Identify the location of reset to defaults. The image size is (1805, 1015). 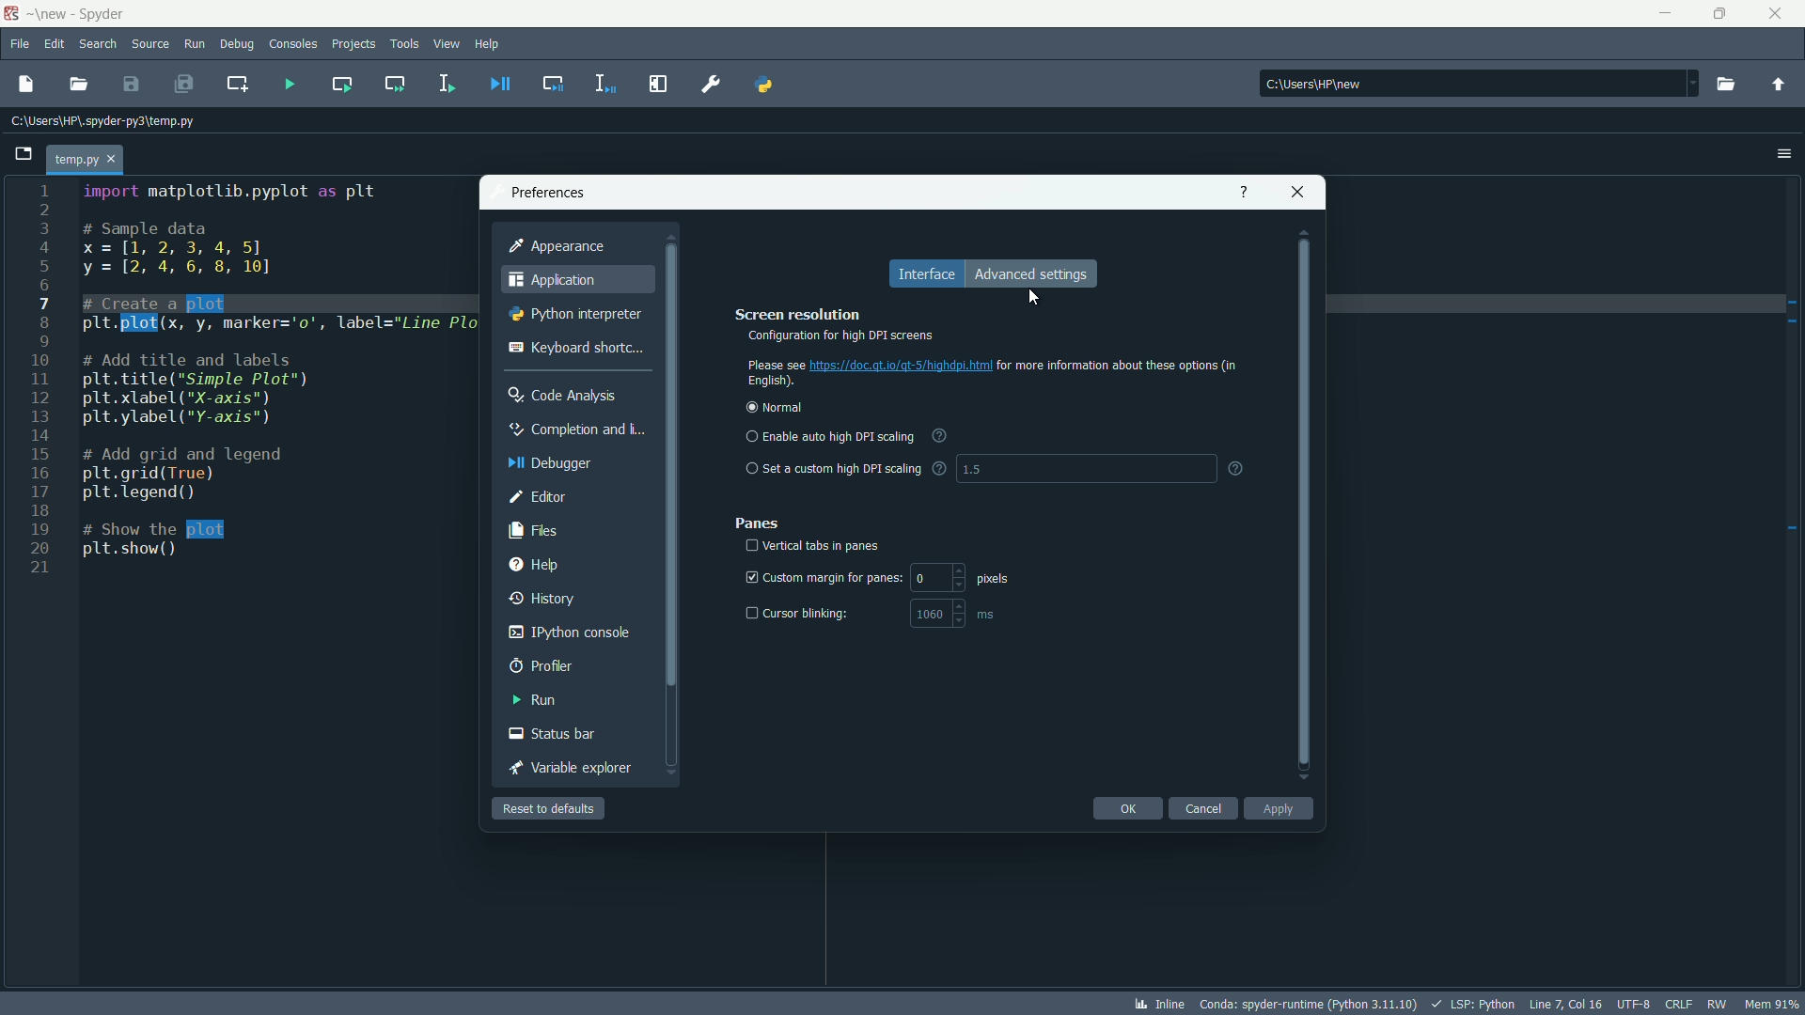
(550, 809).